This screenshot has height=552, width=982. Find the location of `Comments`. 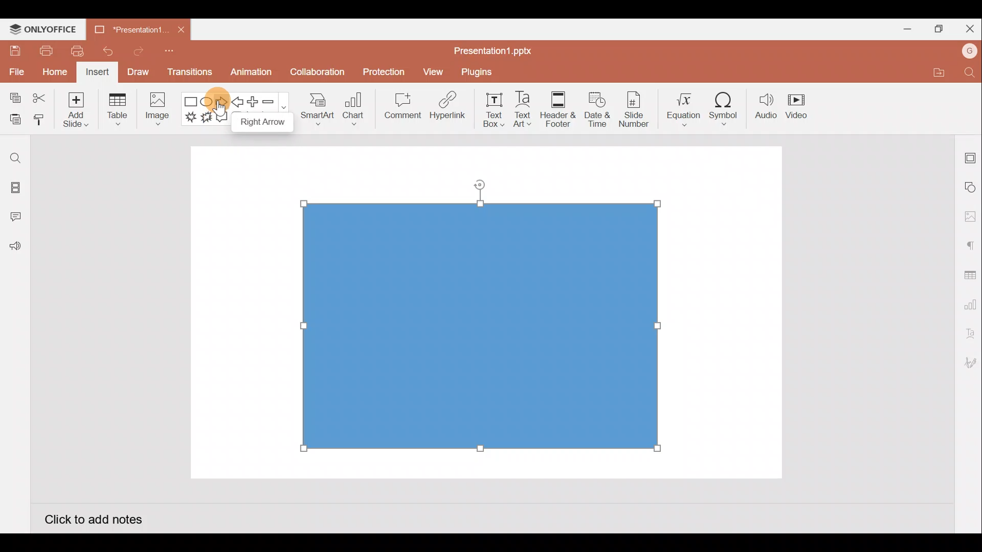

Comments is located at coordinates (18, 218).